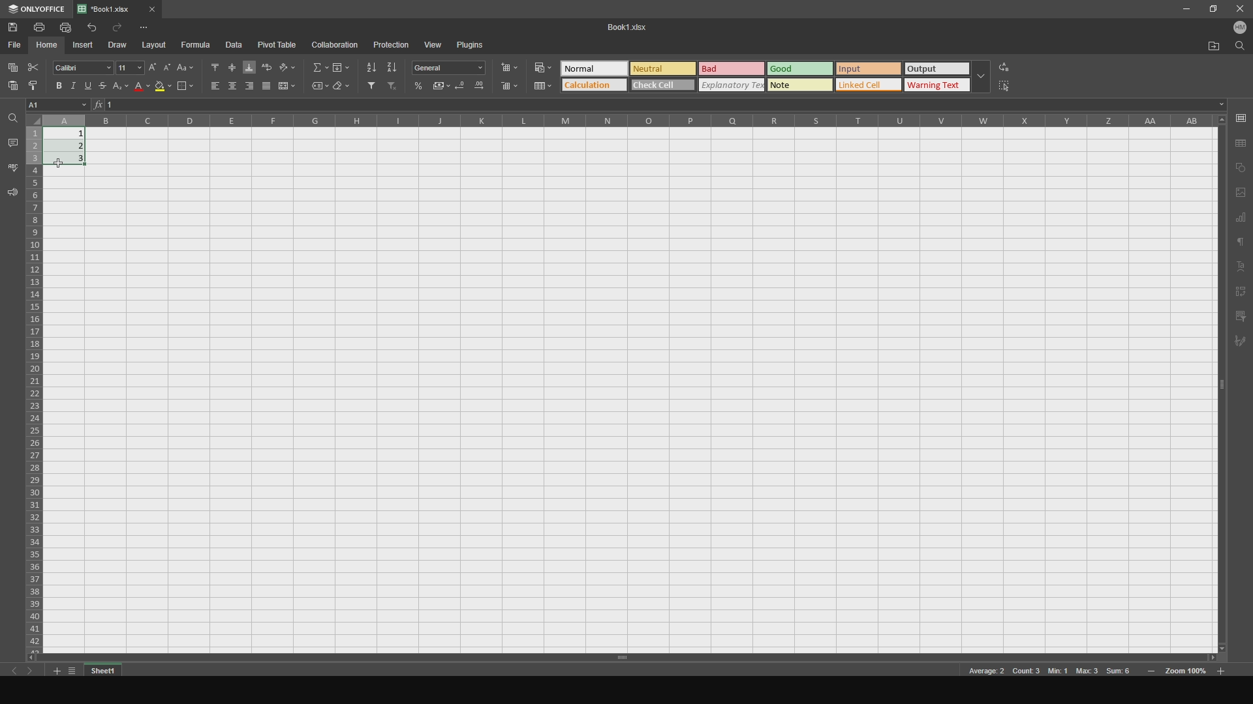  Describe the element at coordinates (1222, 669) in the screenshot. I see `zoom out` at that location.